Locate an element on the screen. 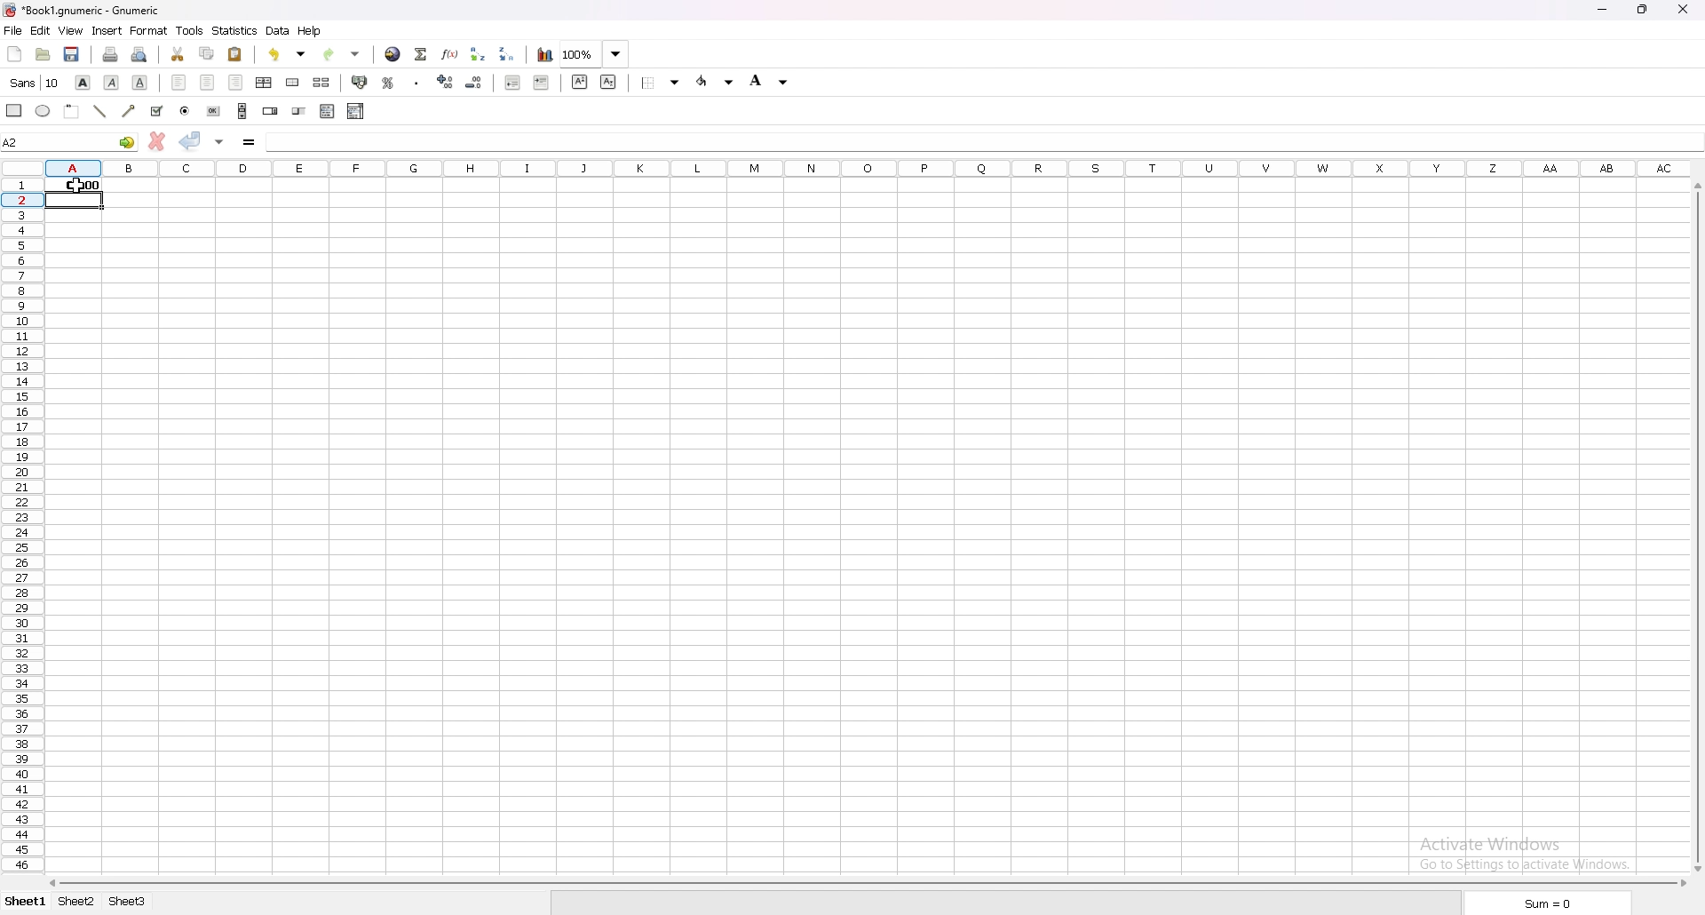 The width and height of the screenshot is (1705, 915). format is located at coordinates (150, 30).